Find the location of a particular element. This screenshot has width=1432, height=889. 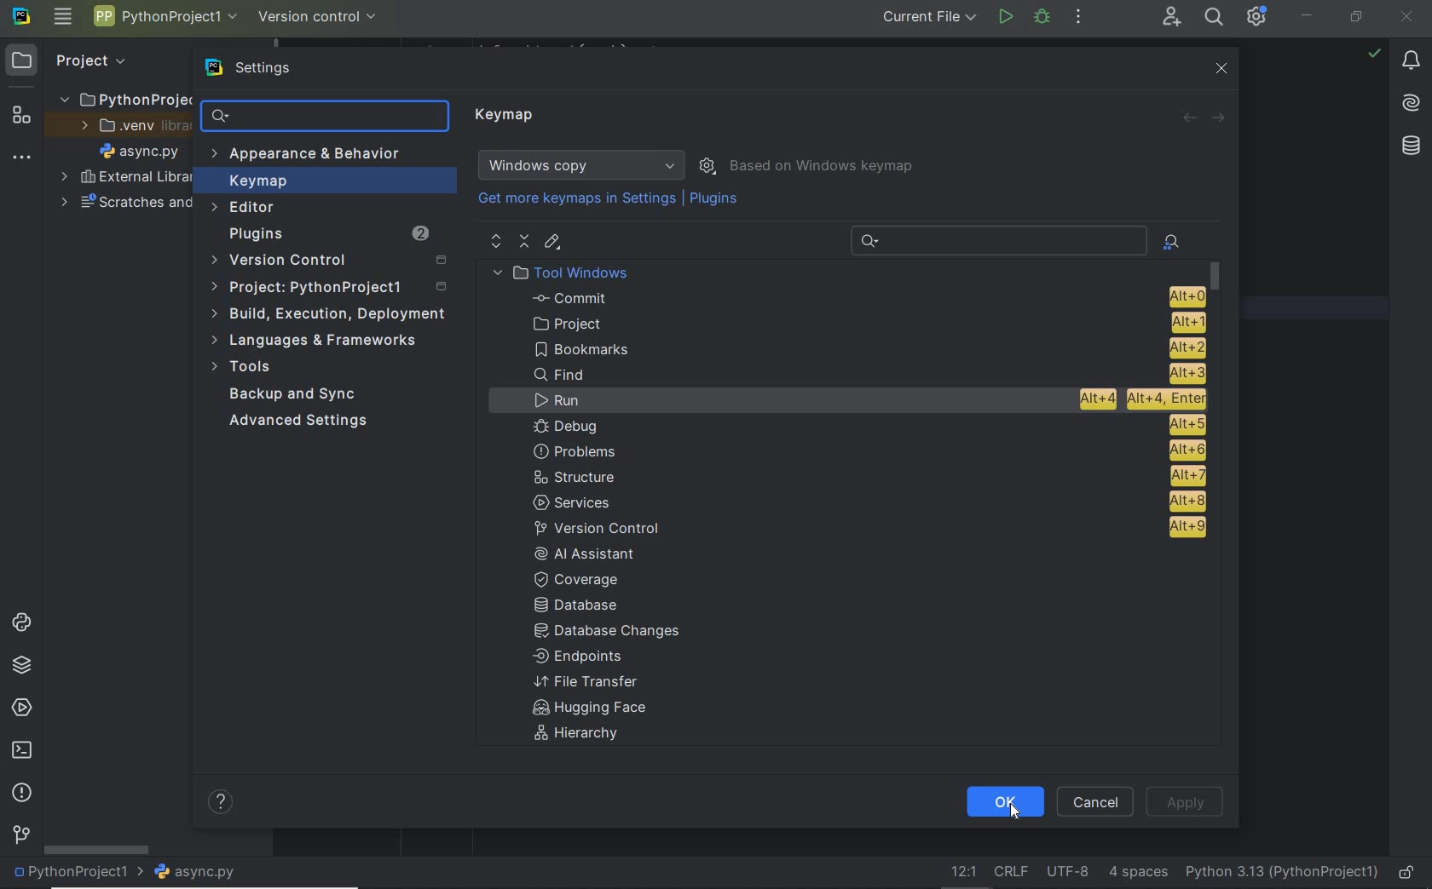

python consoles is located at coordinates (20, 622).